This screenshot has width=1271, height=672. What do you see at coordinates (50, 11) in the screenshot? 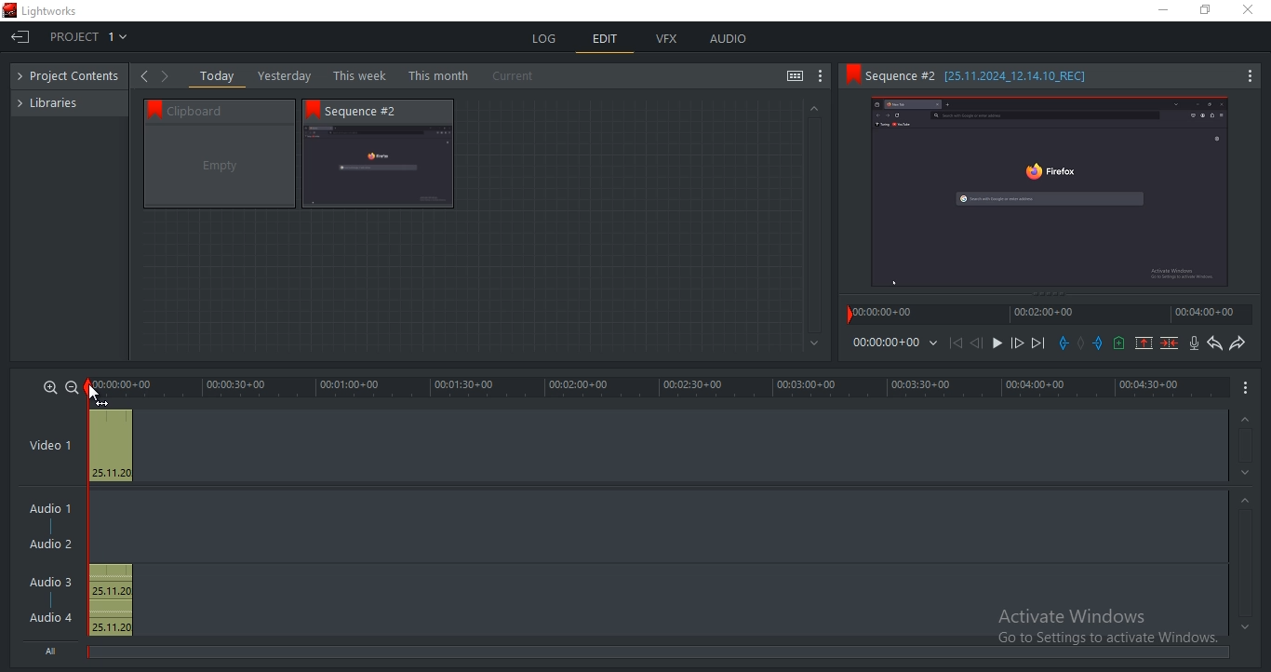
I see `Lightworks` at bounding box center [50, 11].